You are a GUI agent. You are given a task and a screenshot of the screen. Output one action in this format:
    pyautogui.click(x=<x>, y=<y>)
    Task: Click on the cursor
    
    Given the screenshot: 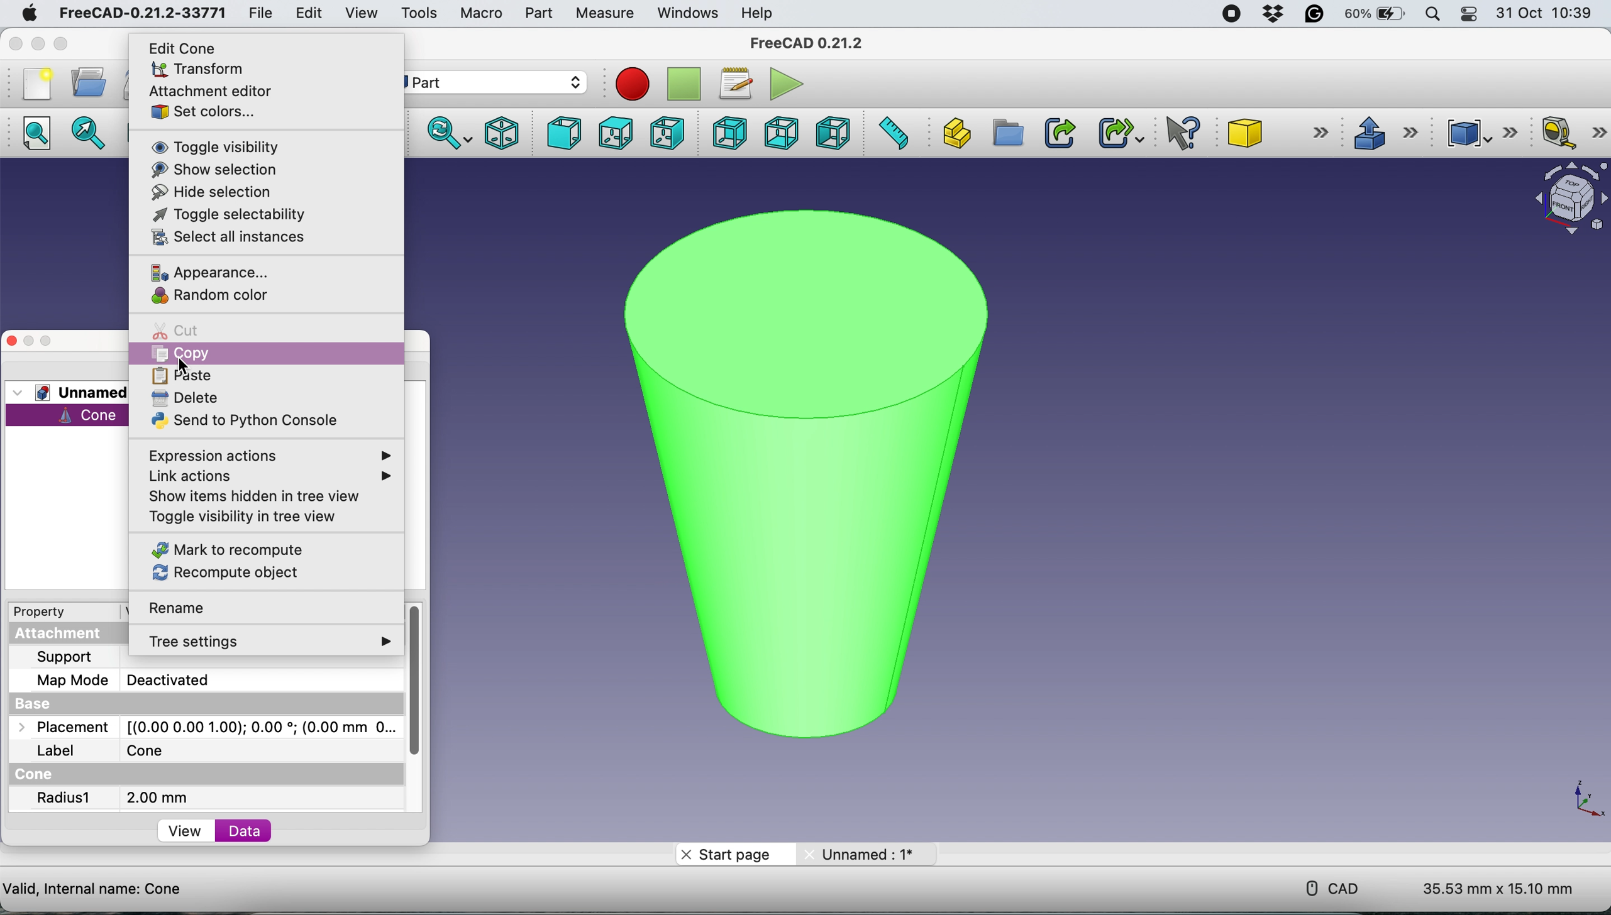 What is the action you would take?
    pyautogui.click(x=185, y=365)
    